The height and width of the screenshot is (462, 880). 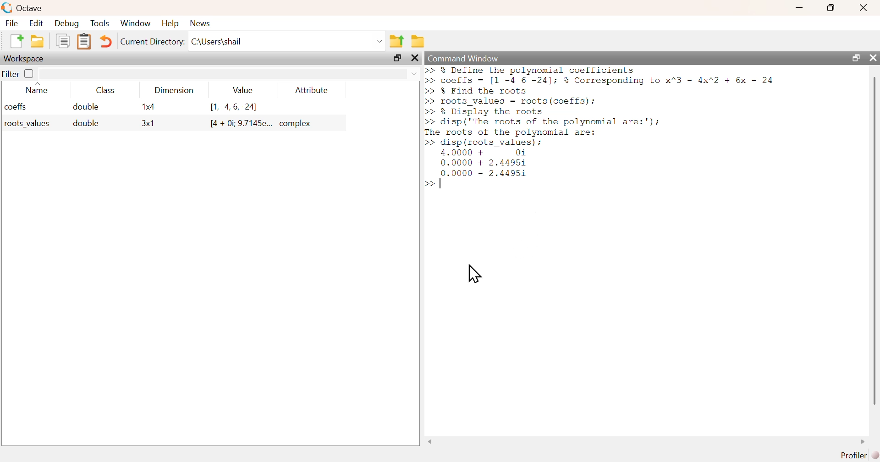 What do you see at coordinates (873, 58) in the screenshot?
I see `close` at bounding box center [873, 58].